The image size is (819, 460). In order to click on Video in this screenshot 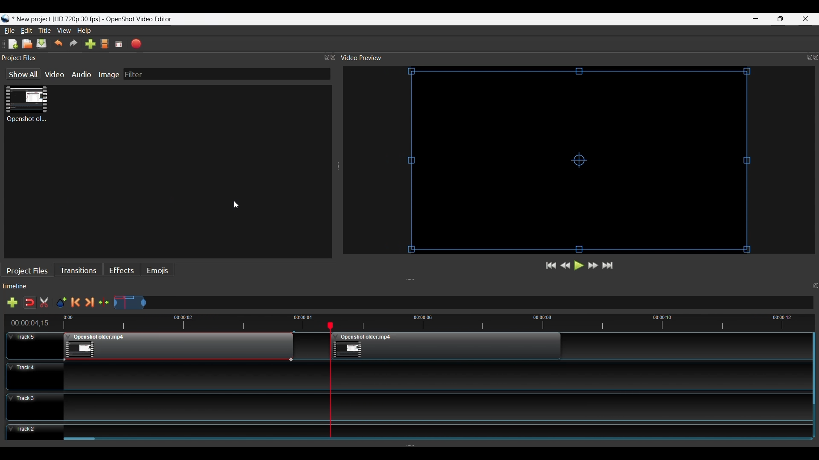, I will do `click(55, 74)`.